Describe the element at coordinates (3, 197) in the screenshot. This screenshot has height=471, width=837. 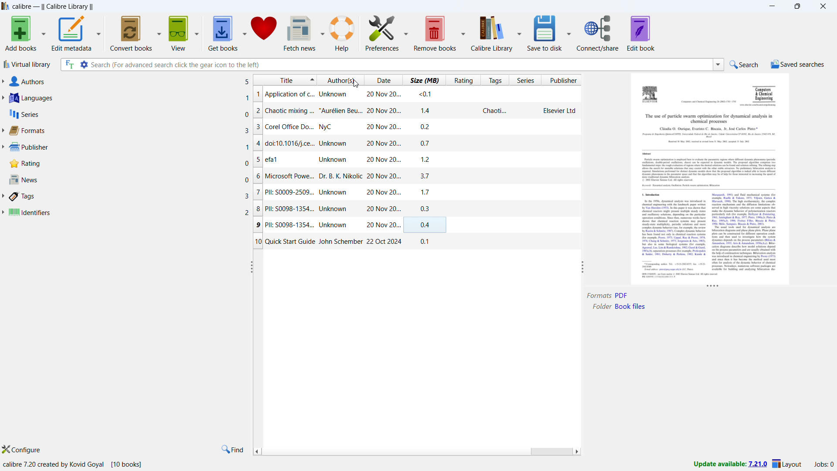
I see `expand tags` at that location.